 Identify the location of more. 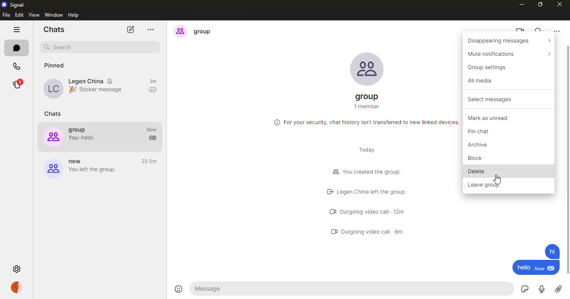
(557, 30).